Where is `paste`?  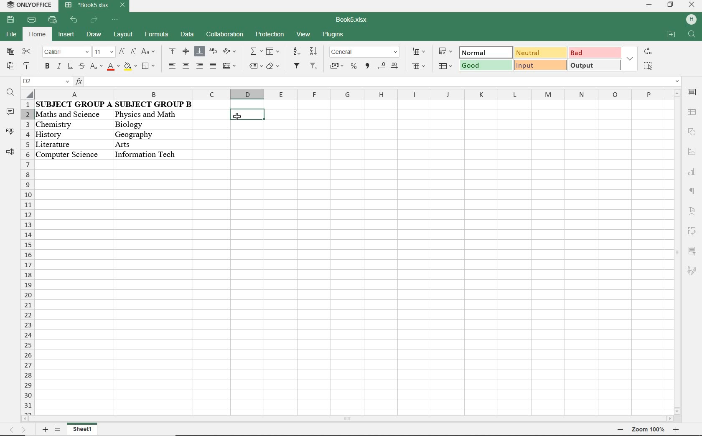
paste is located at coordinates (10, 66).